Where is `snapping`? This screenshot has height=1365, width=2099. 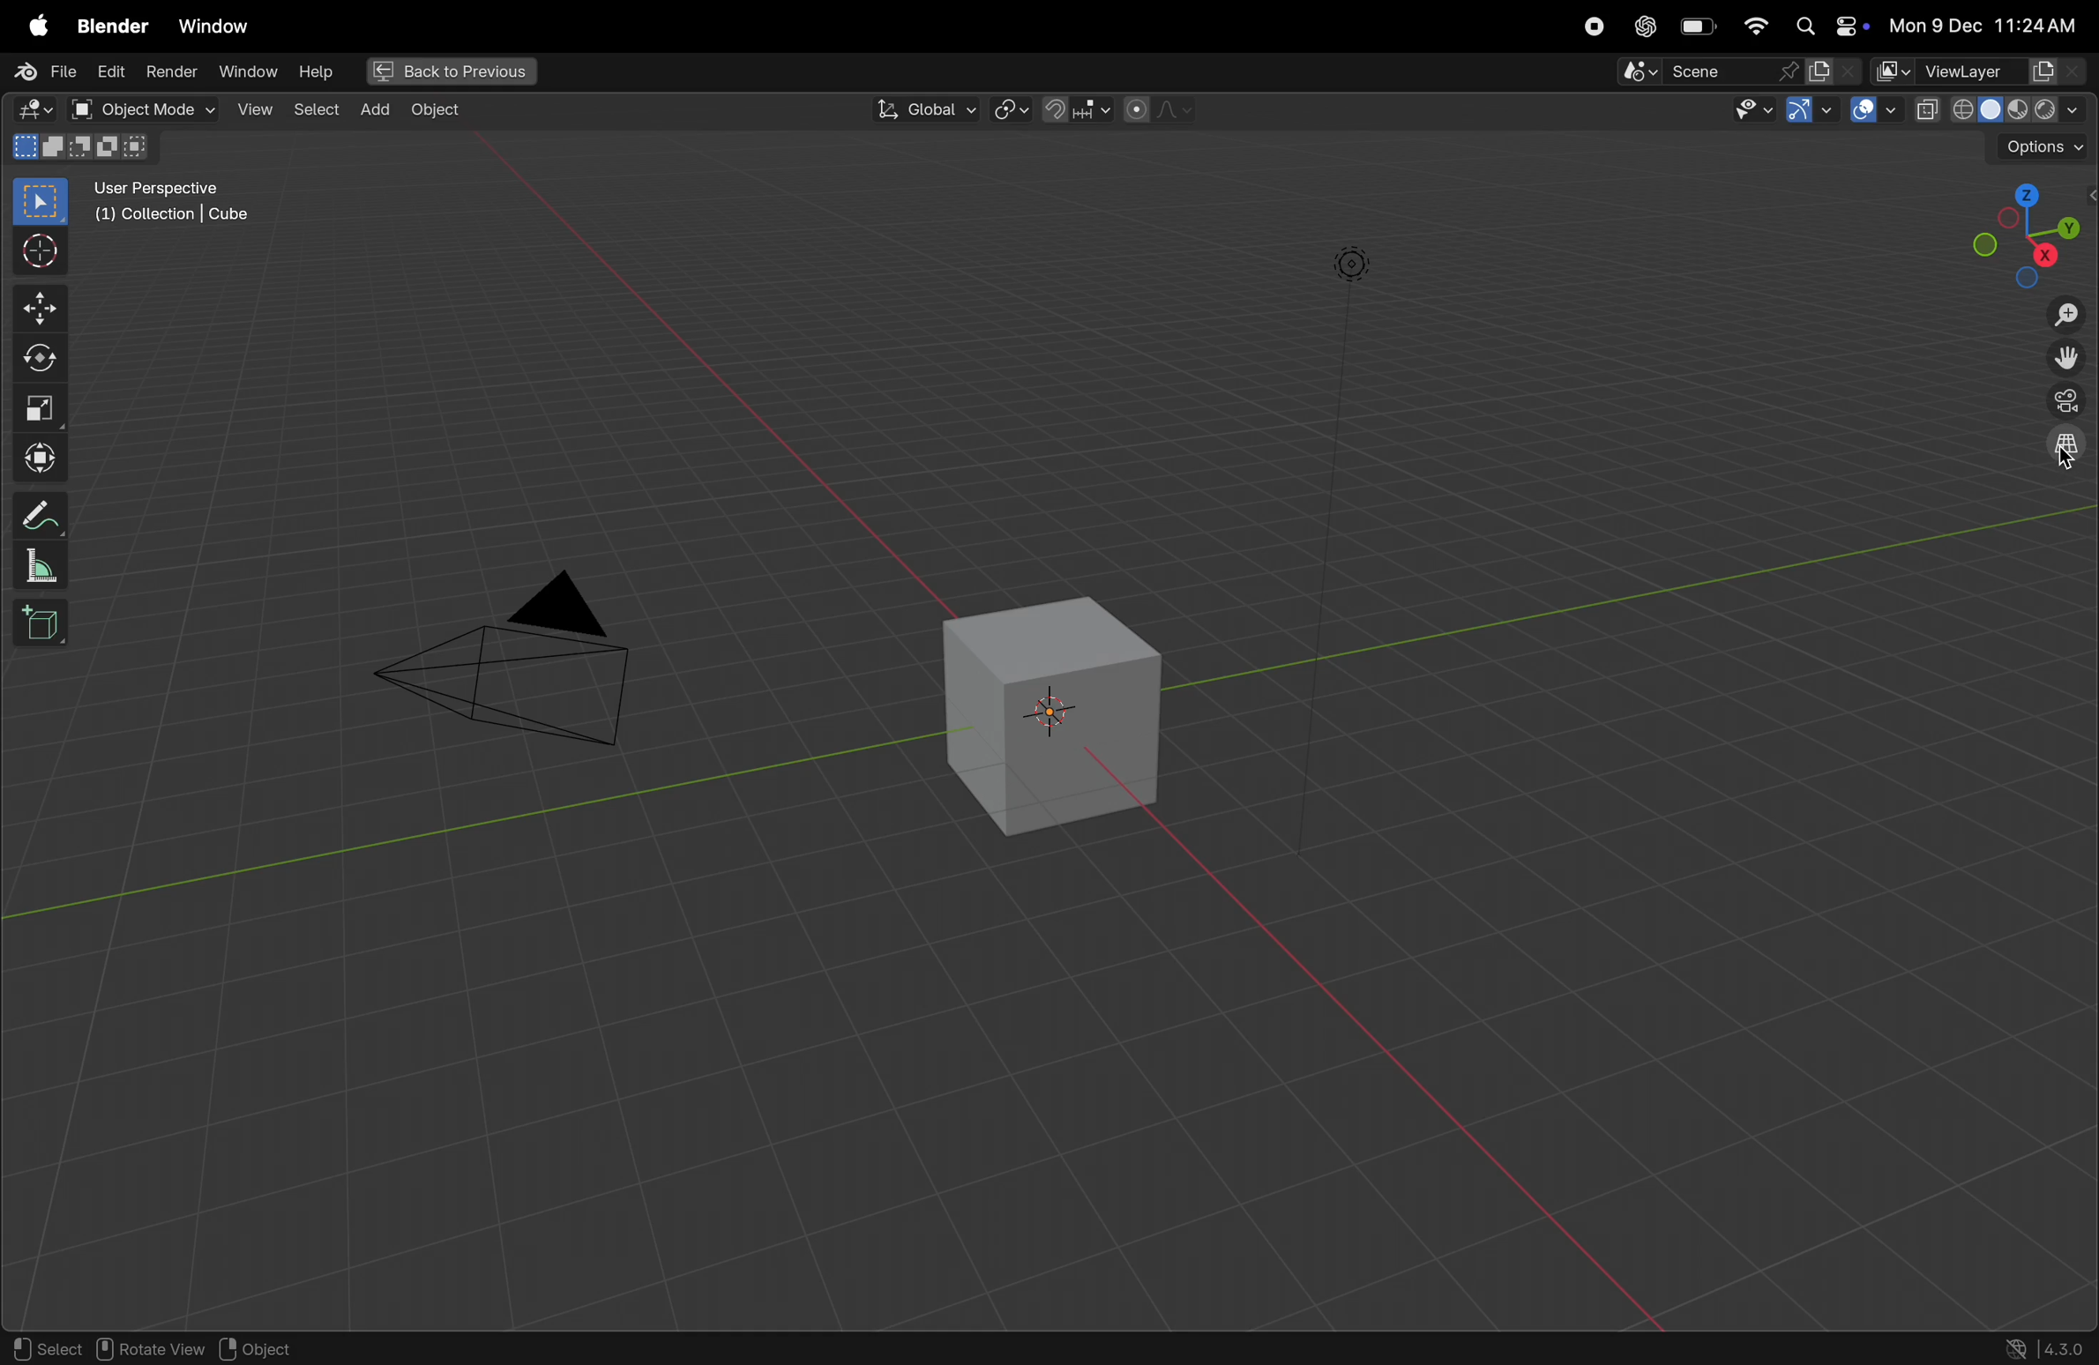
snapping is located at coordinates (1072, 109).